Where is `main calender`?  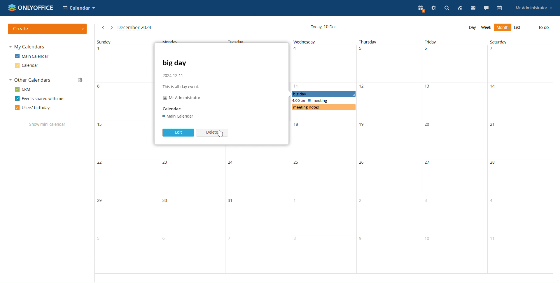 main calender is located at coordinates (178, 116).